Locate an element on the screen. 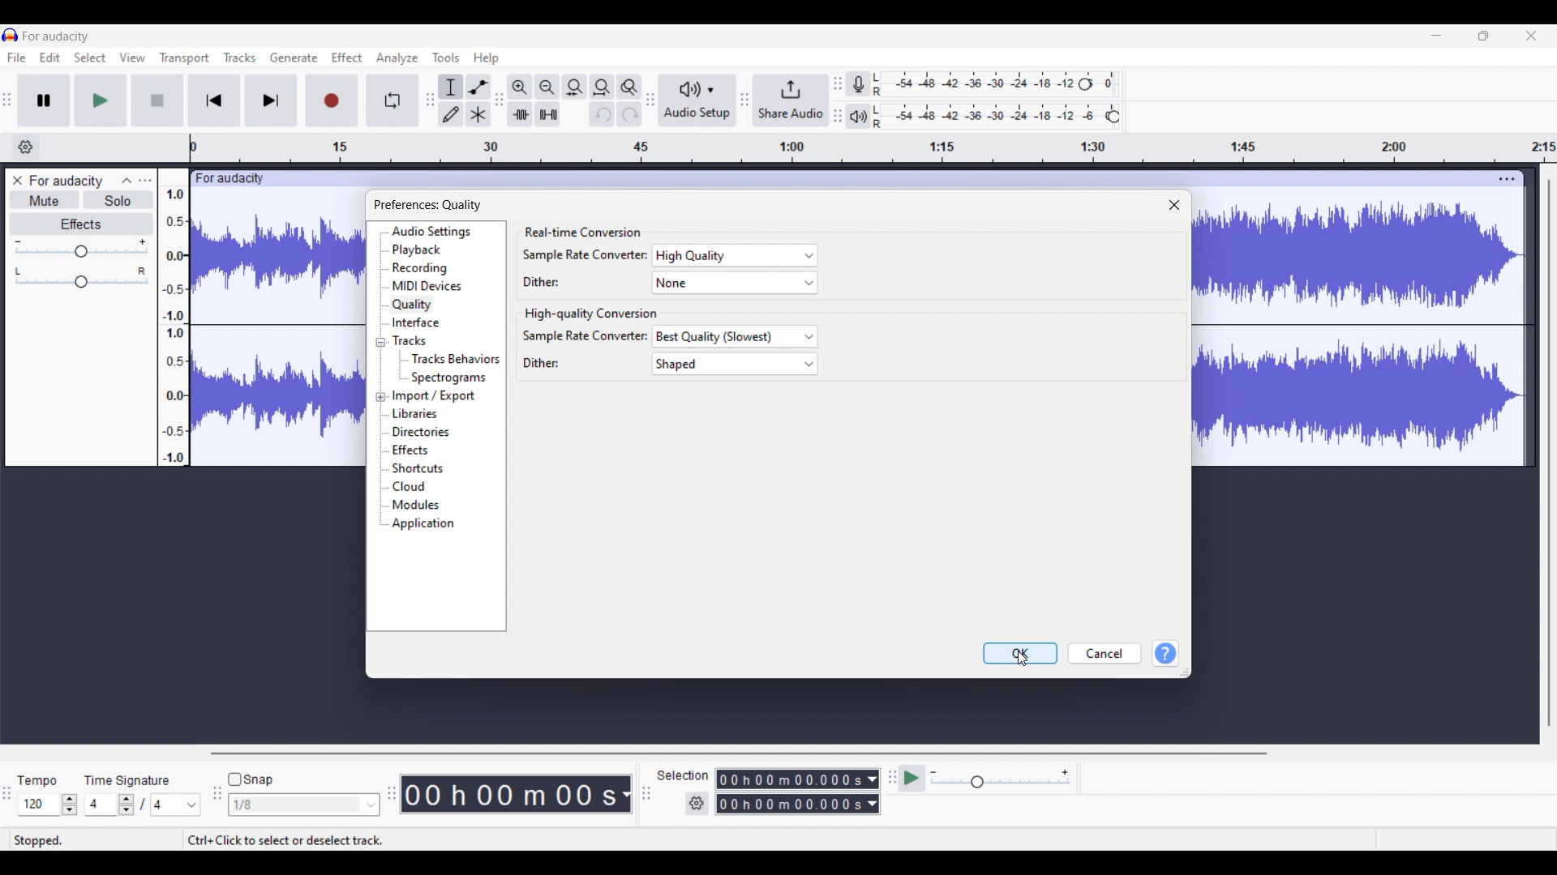 The width and height of the screenshot is (1557, 875). Envelop tool is located at coordinates (479, 87).